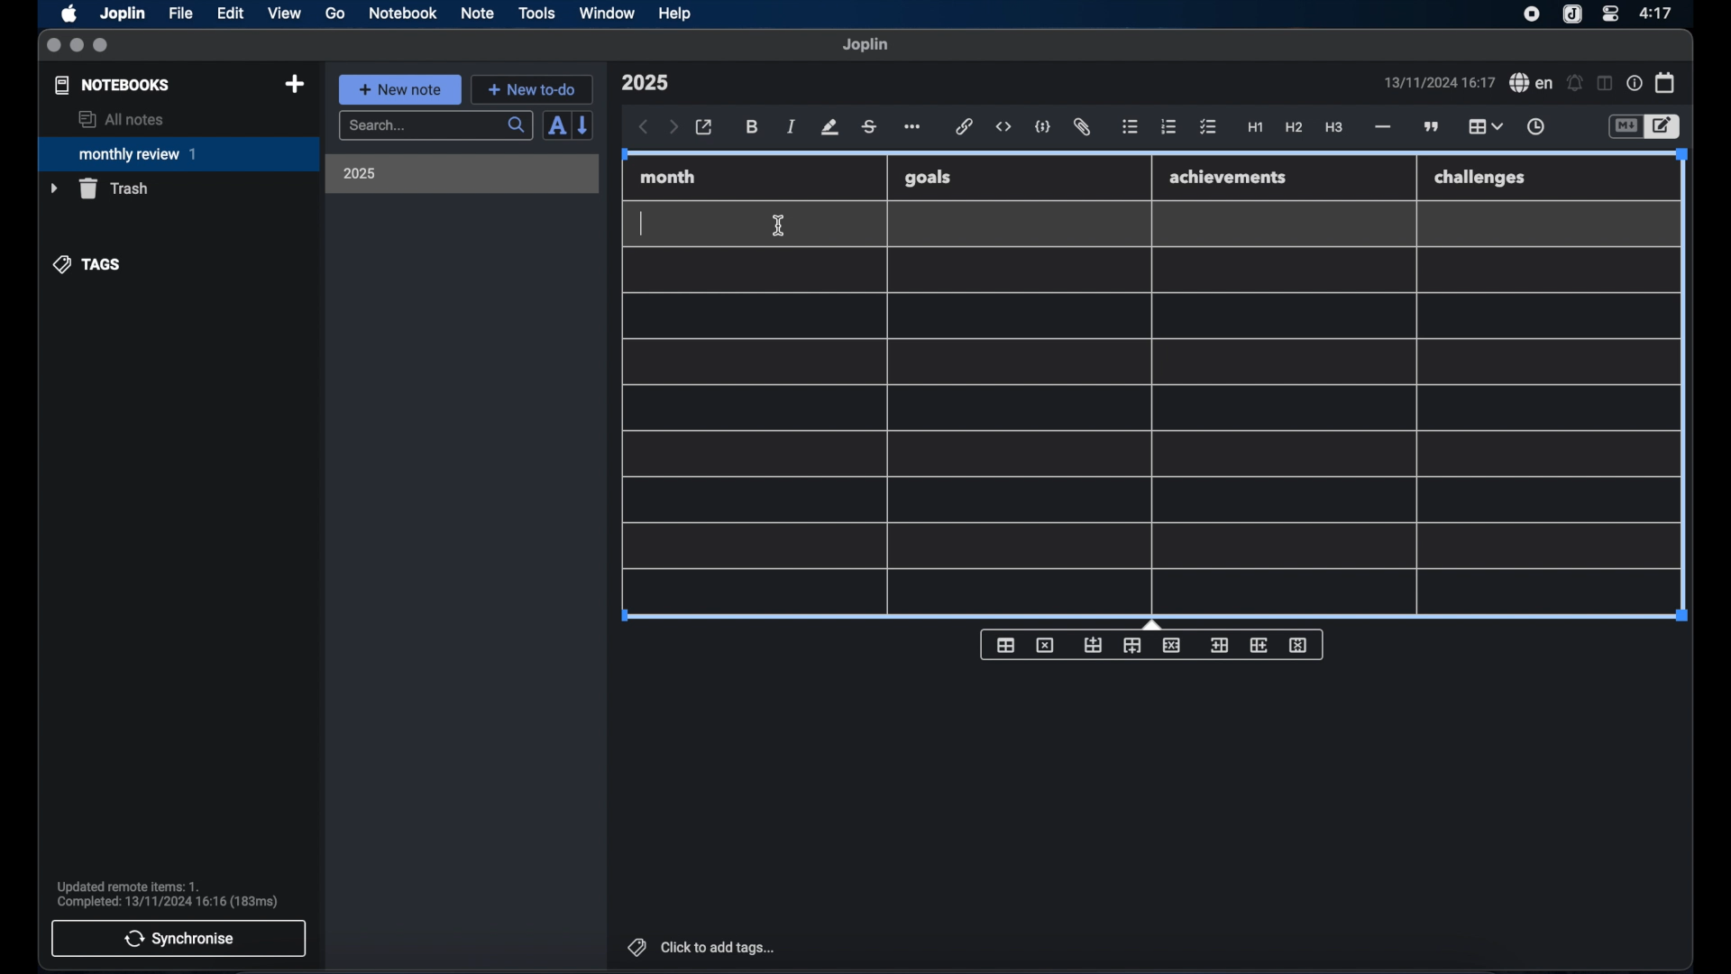 The image size is (1731, 974). What do you see at coordinates (1535, 127) in the screenshot?
I see `insert time` at bounding box center [1535, 127].